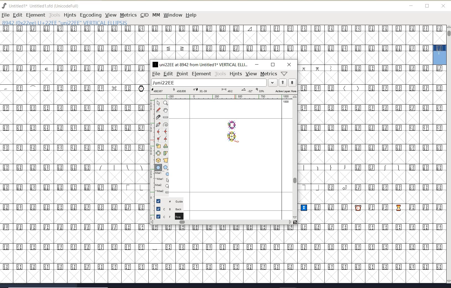 The image size is (451, 288). Describe the element at coordinates (288, 83) in the screenshot. I see `show previous/next word list` at that location.